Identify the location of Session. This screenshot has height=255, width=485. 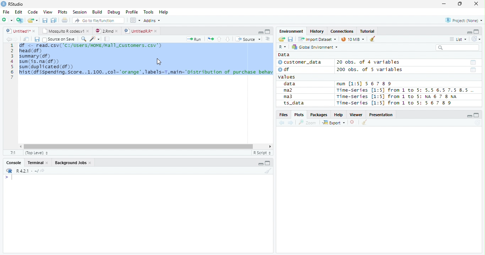
(79, 12).